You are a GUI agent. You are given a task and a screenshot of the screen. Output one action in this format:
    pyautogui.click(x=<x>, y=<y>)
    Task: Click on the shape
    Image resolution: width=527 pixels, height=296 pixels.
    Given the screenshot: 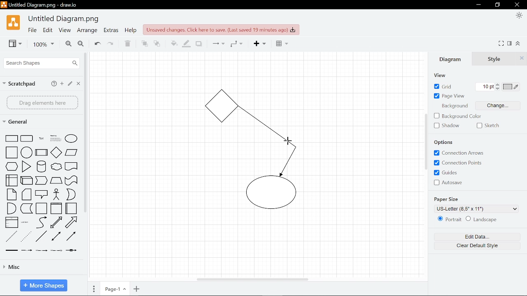 What is the action you would take?
    pyautogui.click(x=74, y=222)
    